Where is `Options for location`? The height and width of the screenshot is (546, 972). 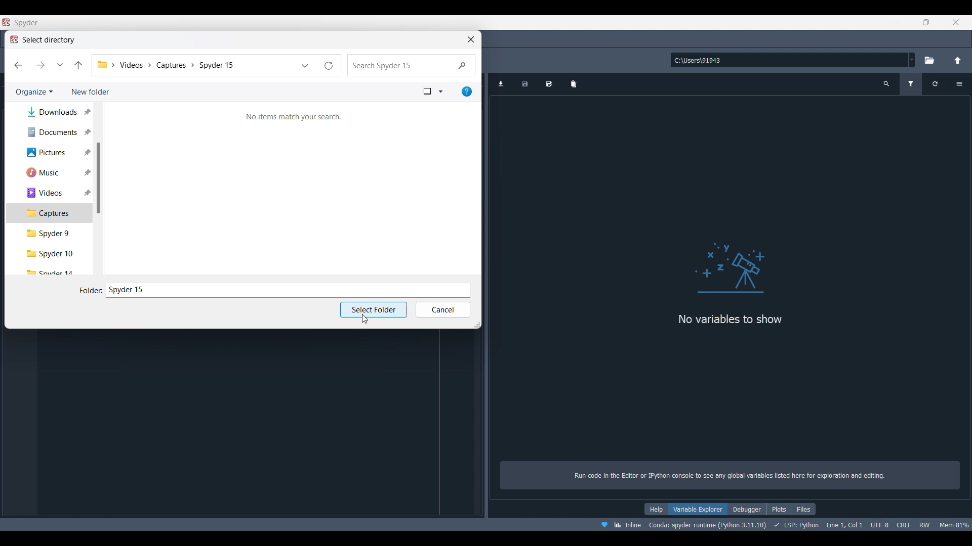
Options for location is located at coordinates (912, 60).